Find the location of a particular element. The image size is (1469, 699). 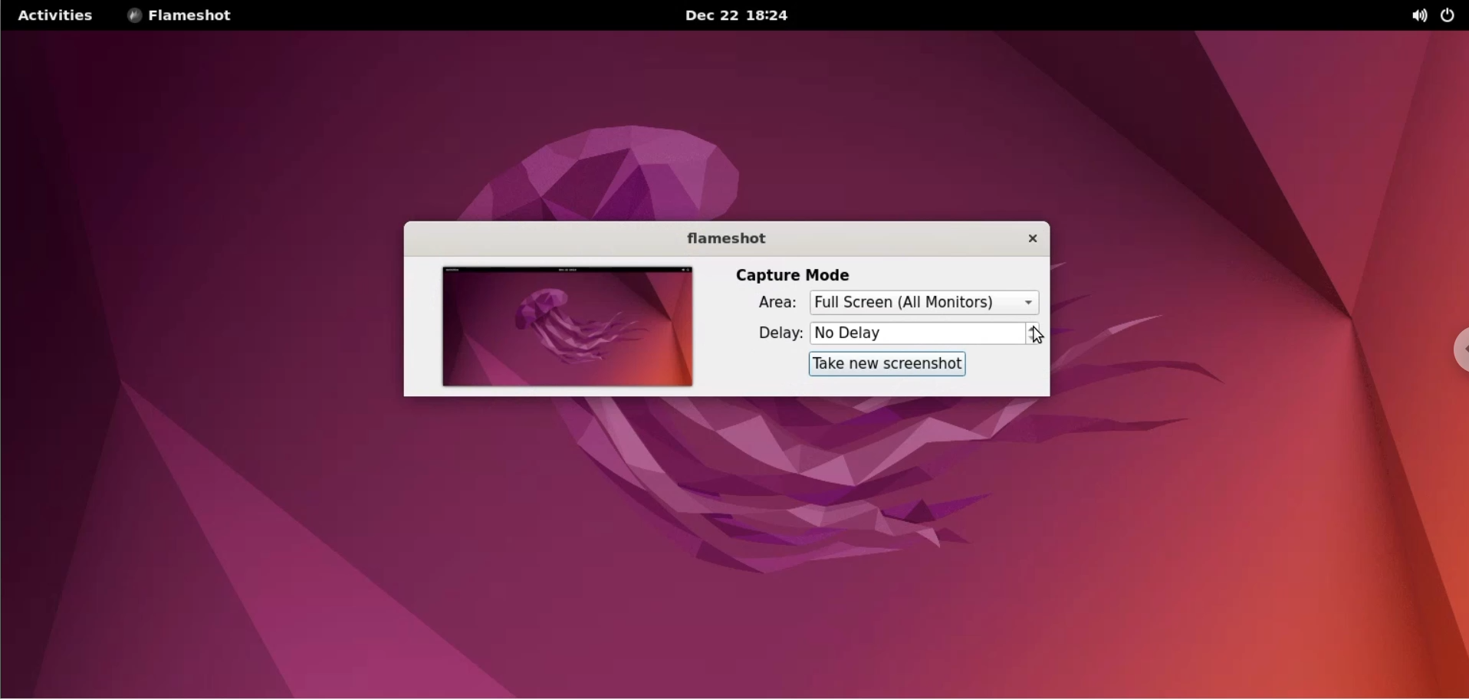

sound options is located at coordinates (1412, 16).